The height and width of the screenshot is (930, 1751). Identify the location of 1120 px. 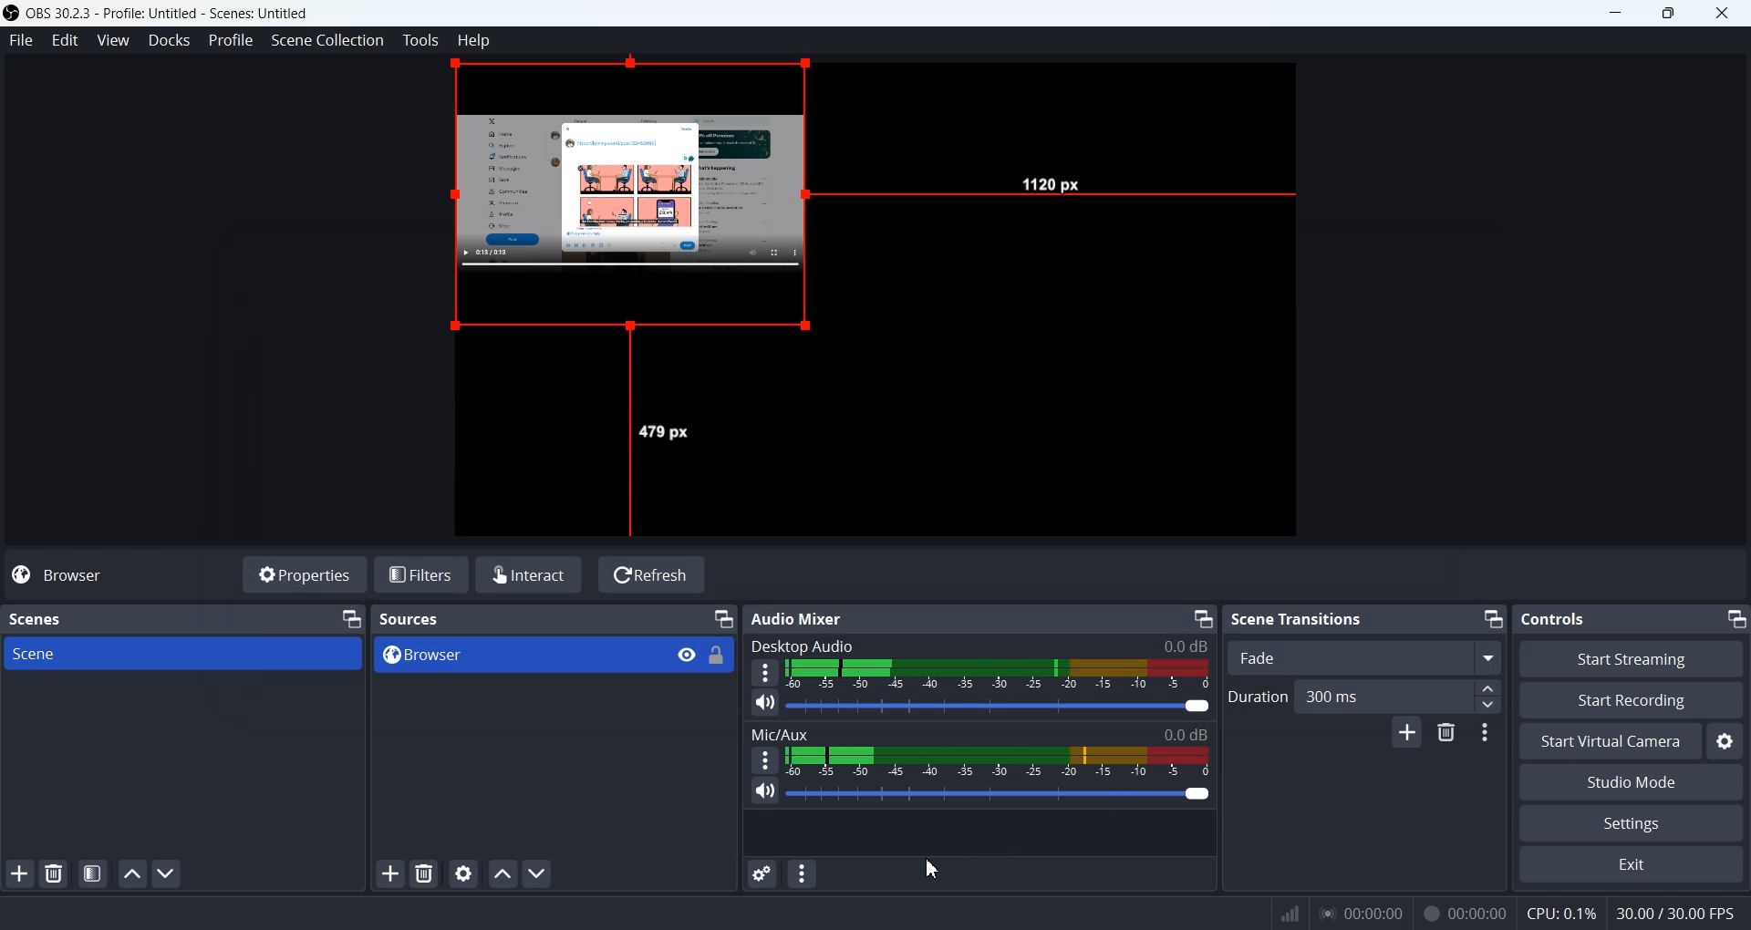
(1056, 187).